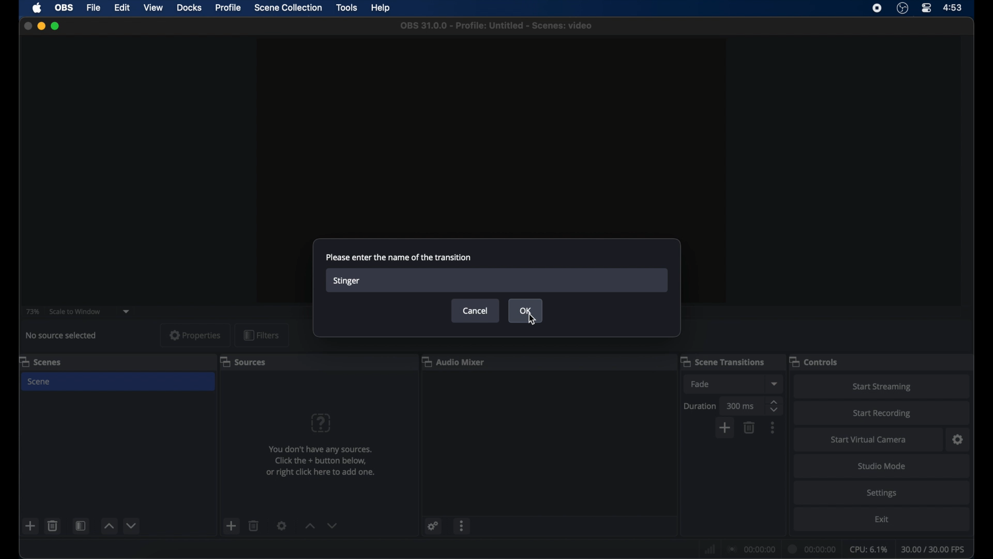 This screenshot has width=993, height=559. Describe the element at coordinates (474, 311) in the screenshot. I see `cancel` at that location.